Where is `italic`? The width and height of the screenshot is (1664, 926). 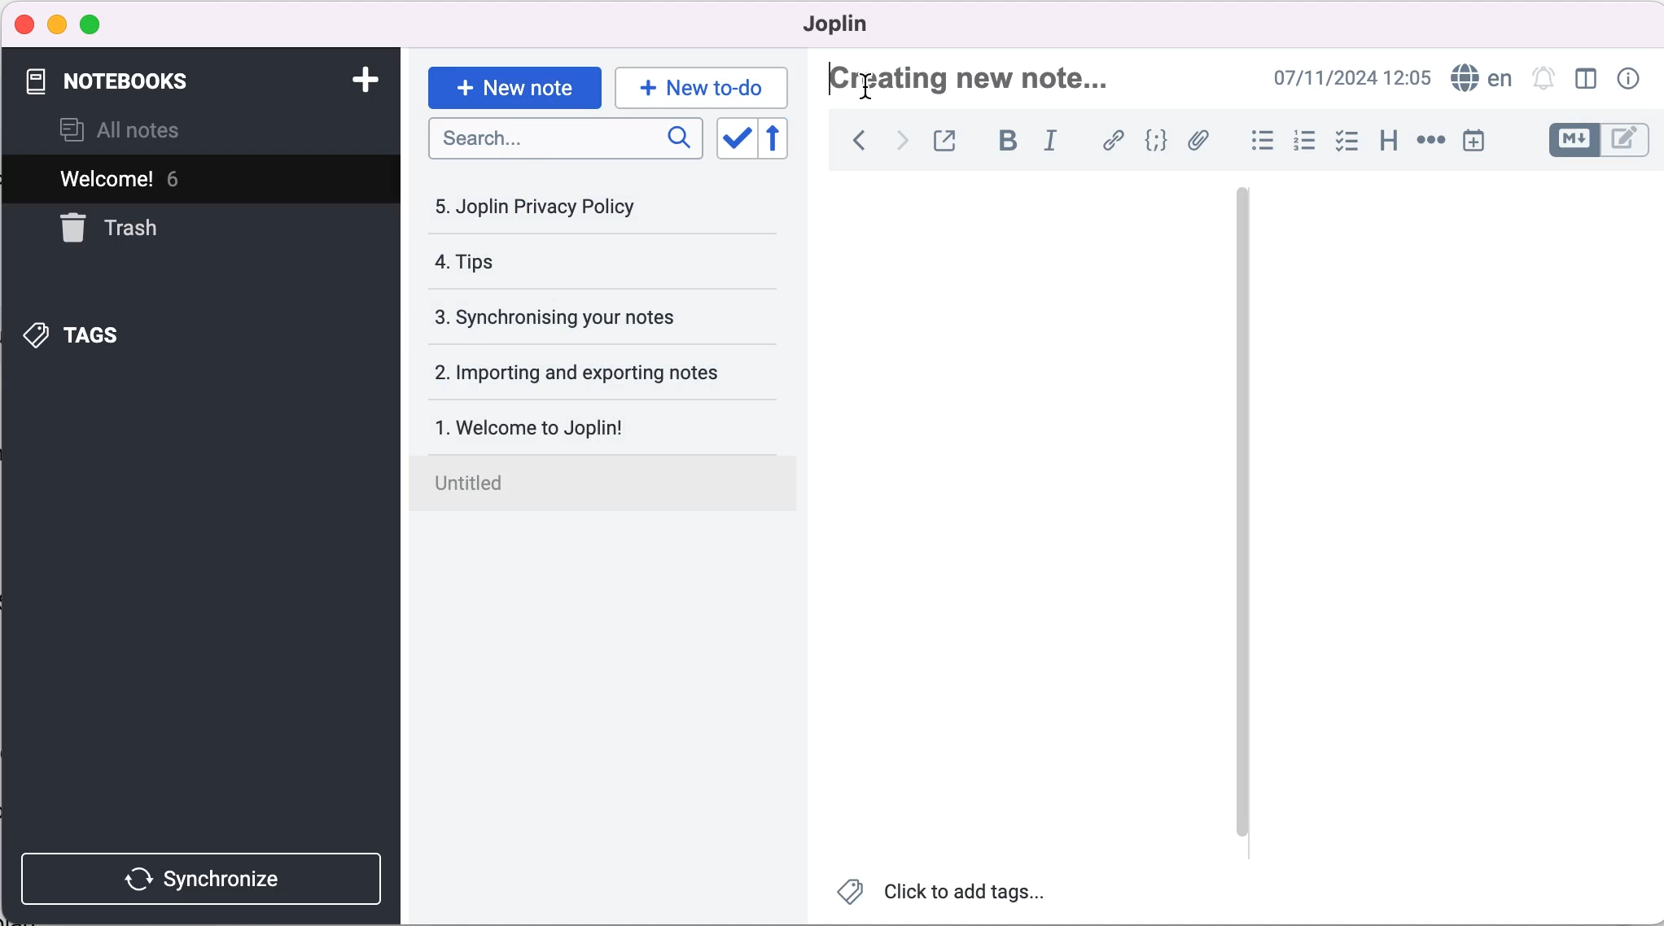
italic is located at coordinates (1053, 140).